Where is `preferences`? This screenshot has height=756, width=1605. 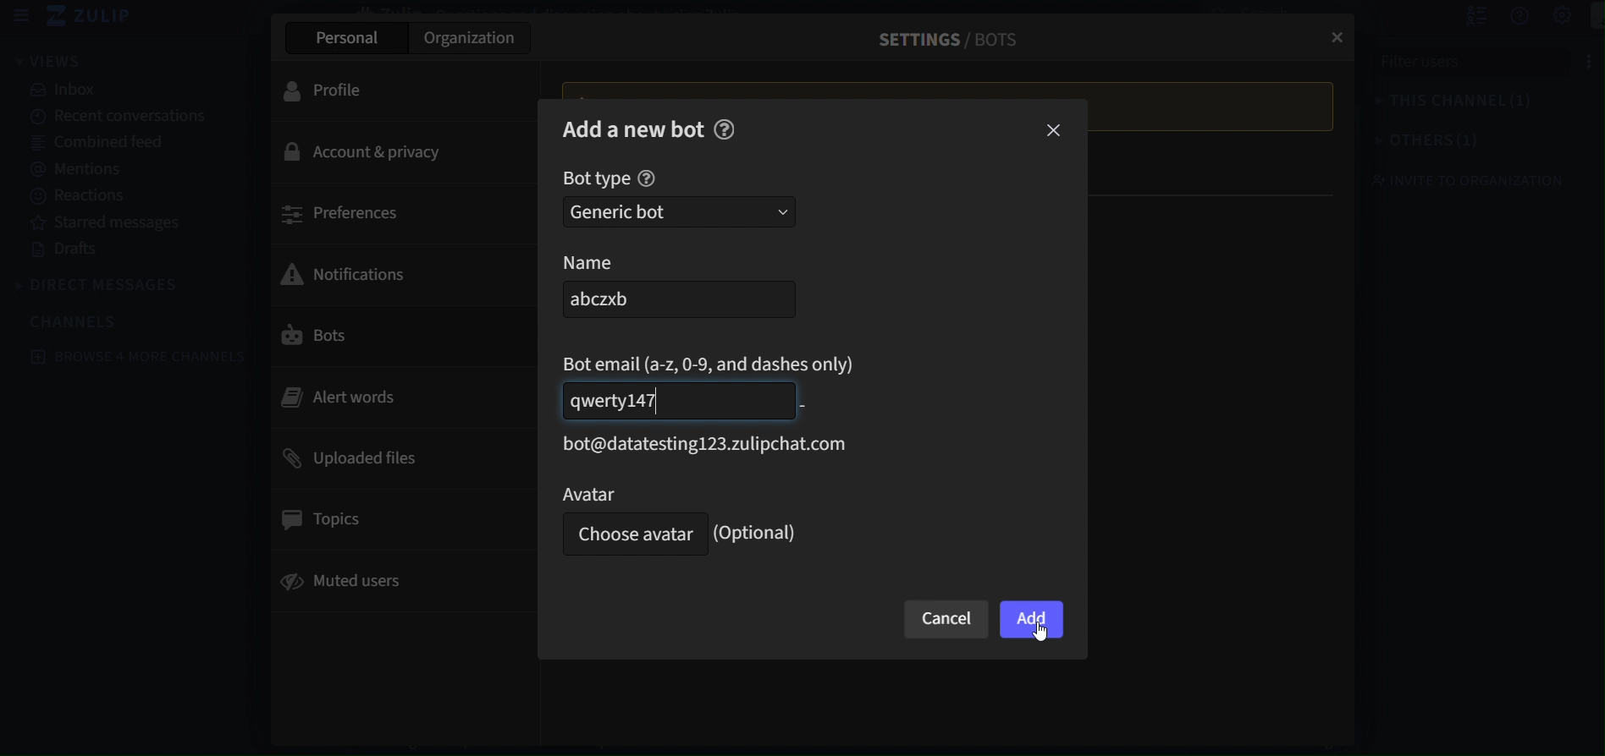
preferences is located at coordinates (400, 212).